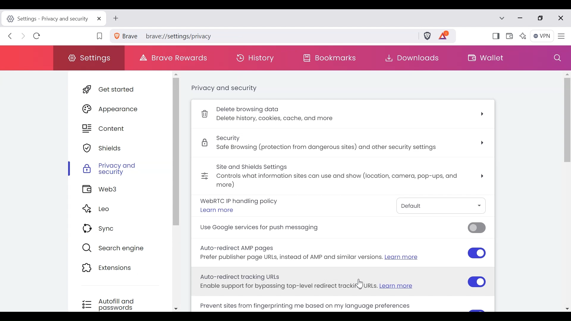 This screenshot has height=321, width=571. Describe the element at coordinates (567, 173) in the screenshot. I see `Scroll bar` at that location.